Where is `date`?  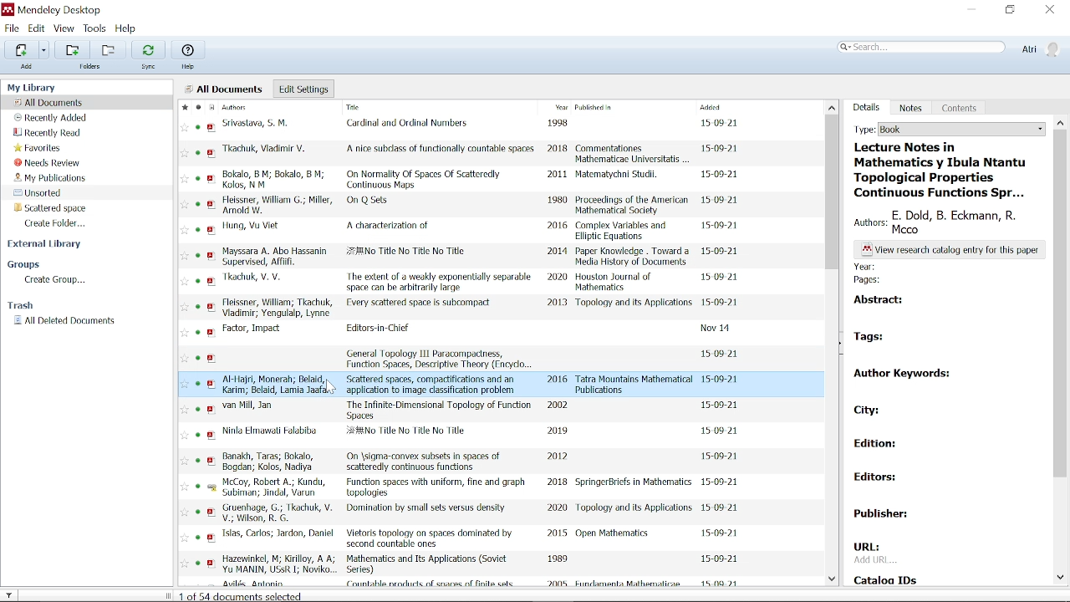
date is located at coordinates (722, 252).